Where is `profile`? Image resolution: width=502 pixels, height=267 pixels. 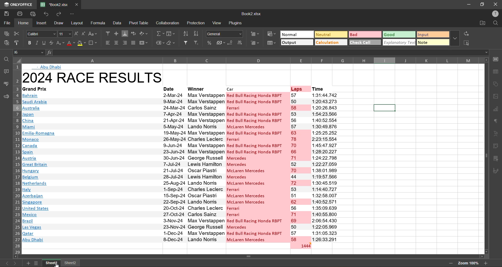
profile is located at coordinates (494, 15).